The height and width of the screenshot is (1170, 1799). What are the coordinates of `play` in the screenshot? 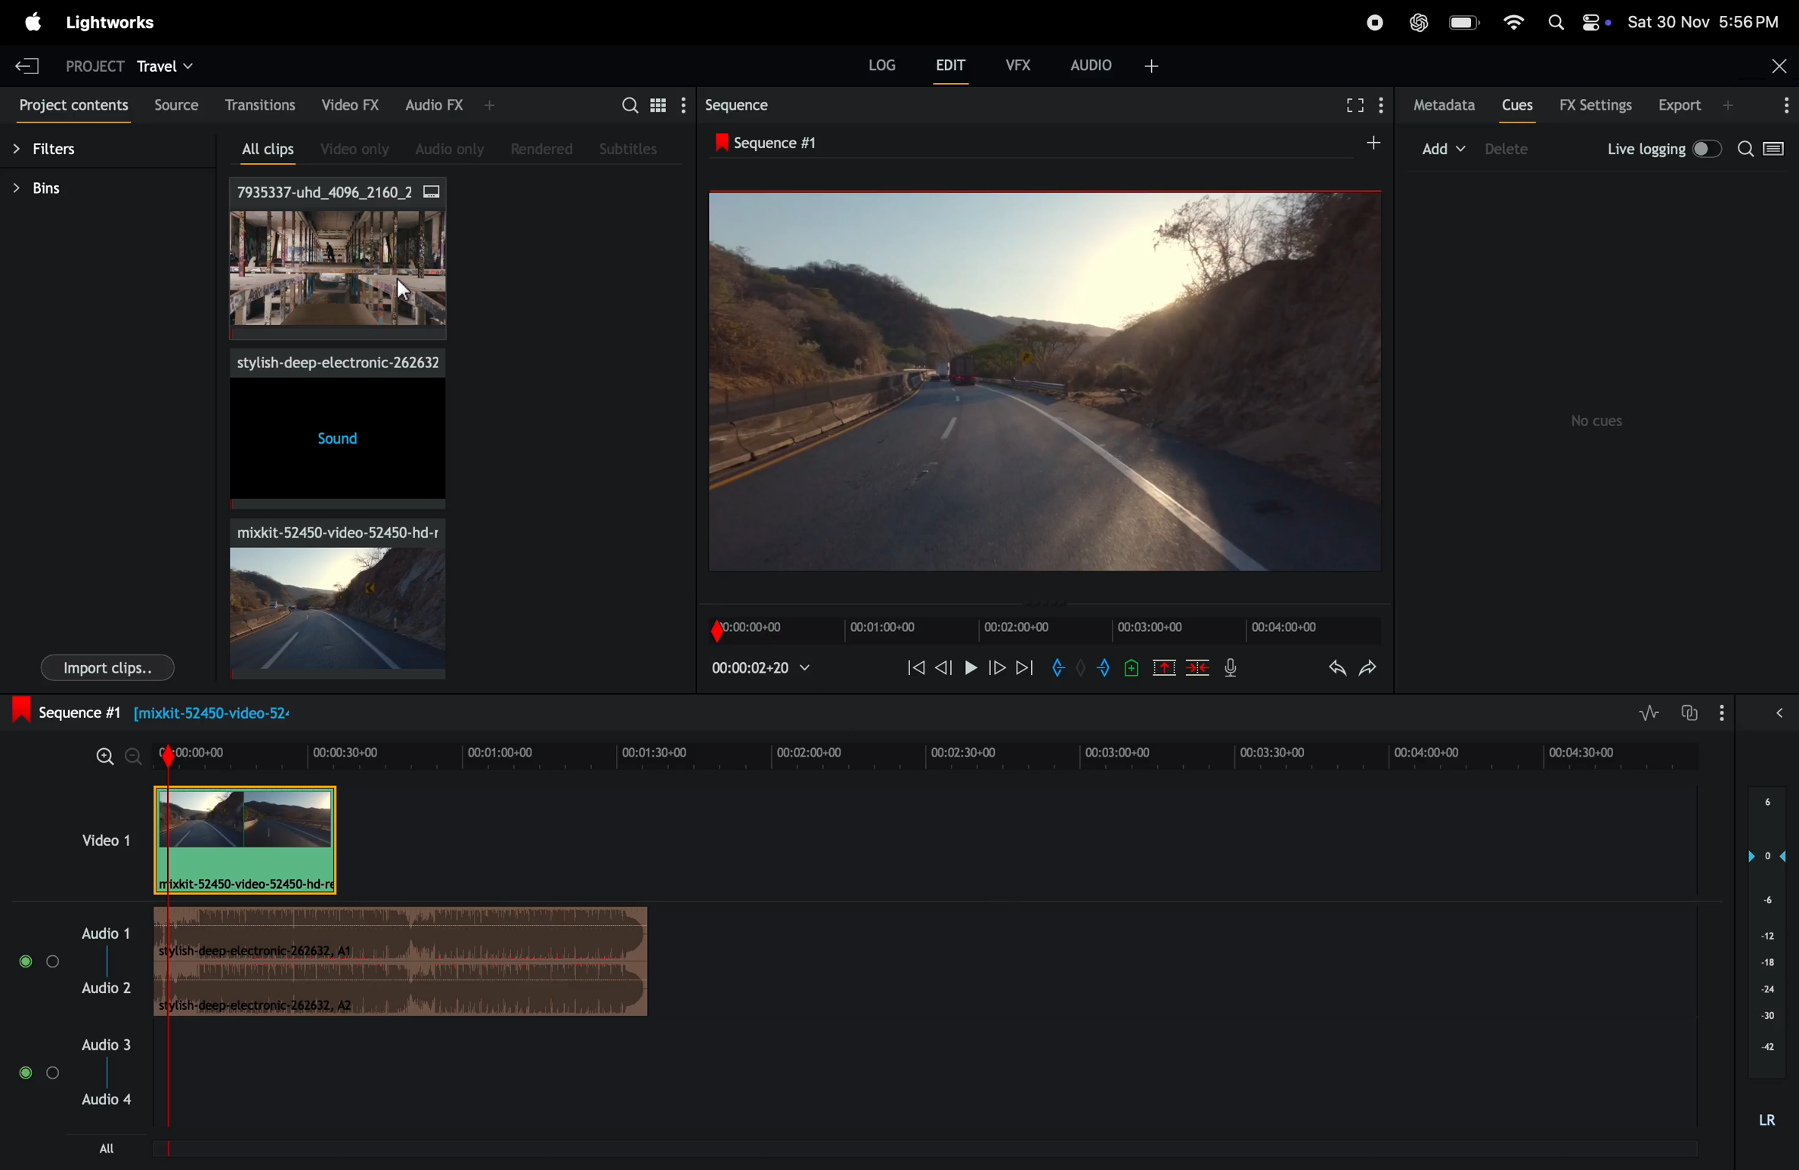 It's located at (971, 669).